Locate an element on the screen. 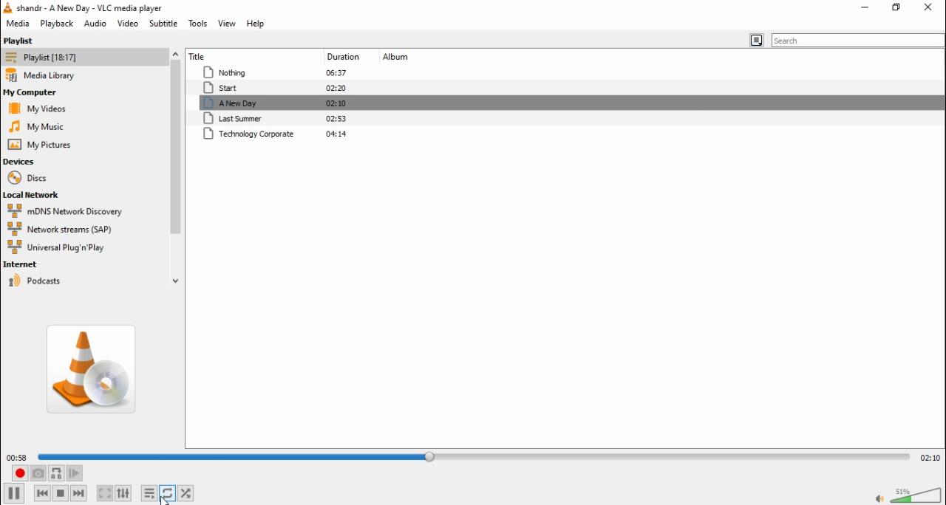 This screenshot has height=505, width=946. previous media in playlist, skips backward when held is located at coordinates (42, 492).